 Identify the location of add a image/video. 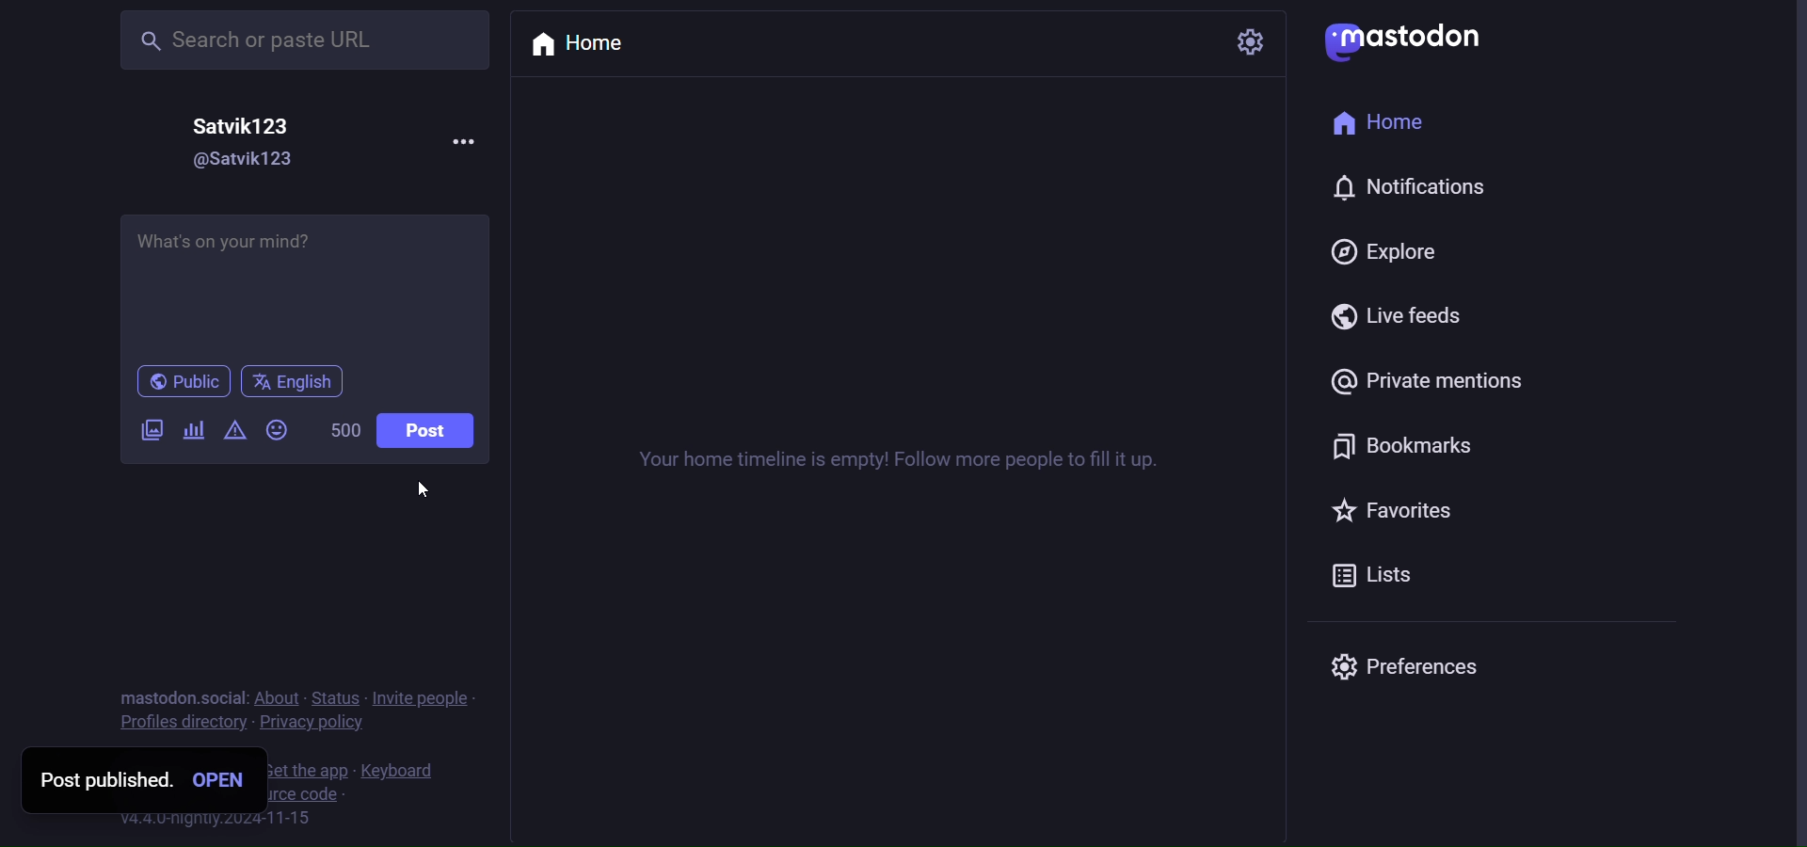
(146, 433).